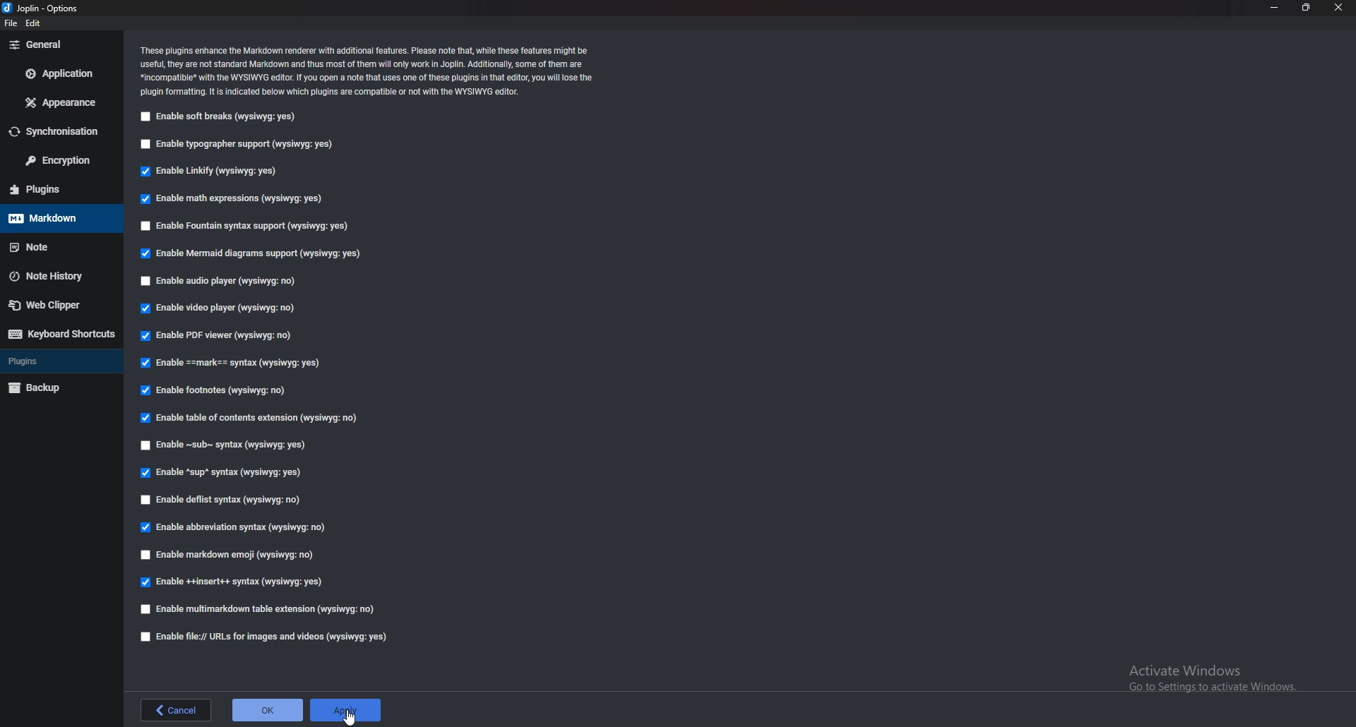 This screenshot has width=1356, height=727. I want to click on Note history, so click(62, 275).